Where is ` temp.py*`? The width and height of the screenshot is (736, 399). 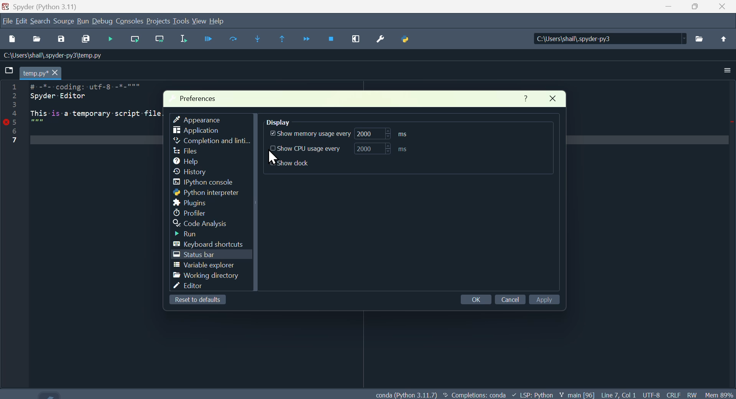  temp.py* is located at coordinates (42, 72).